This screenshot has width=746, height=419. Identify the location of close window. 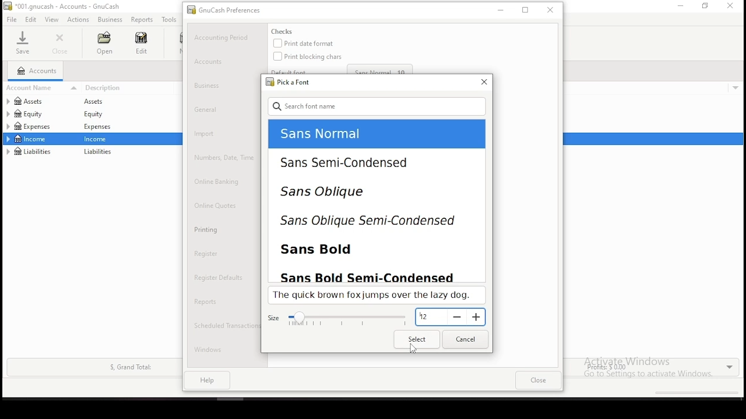
(483, 82).